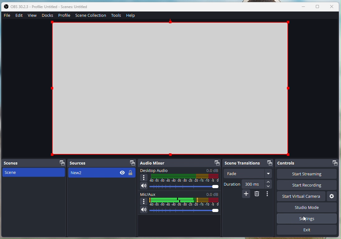  I want to click on scenes, so click(33, 173).